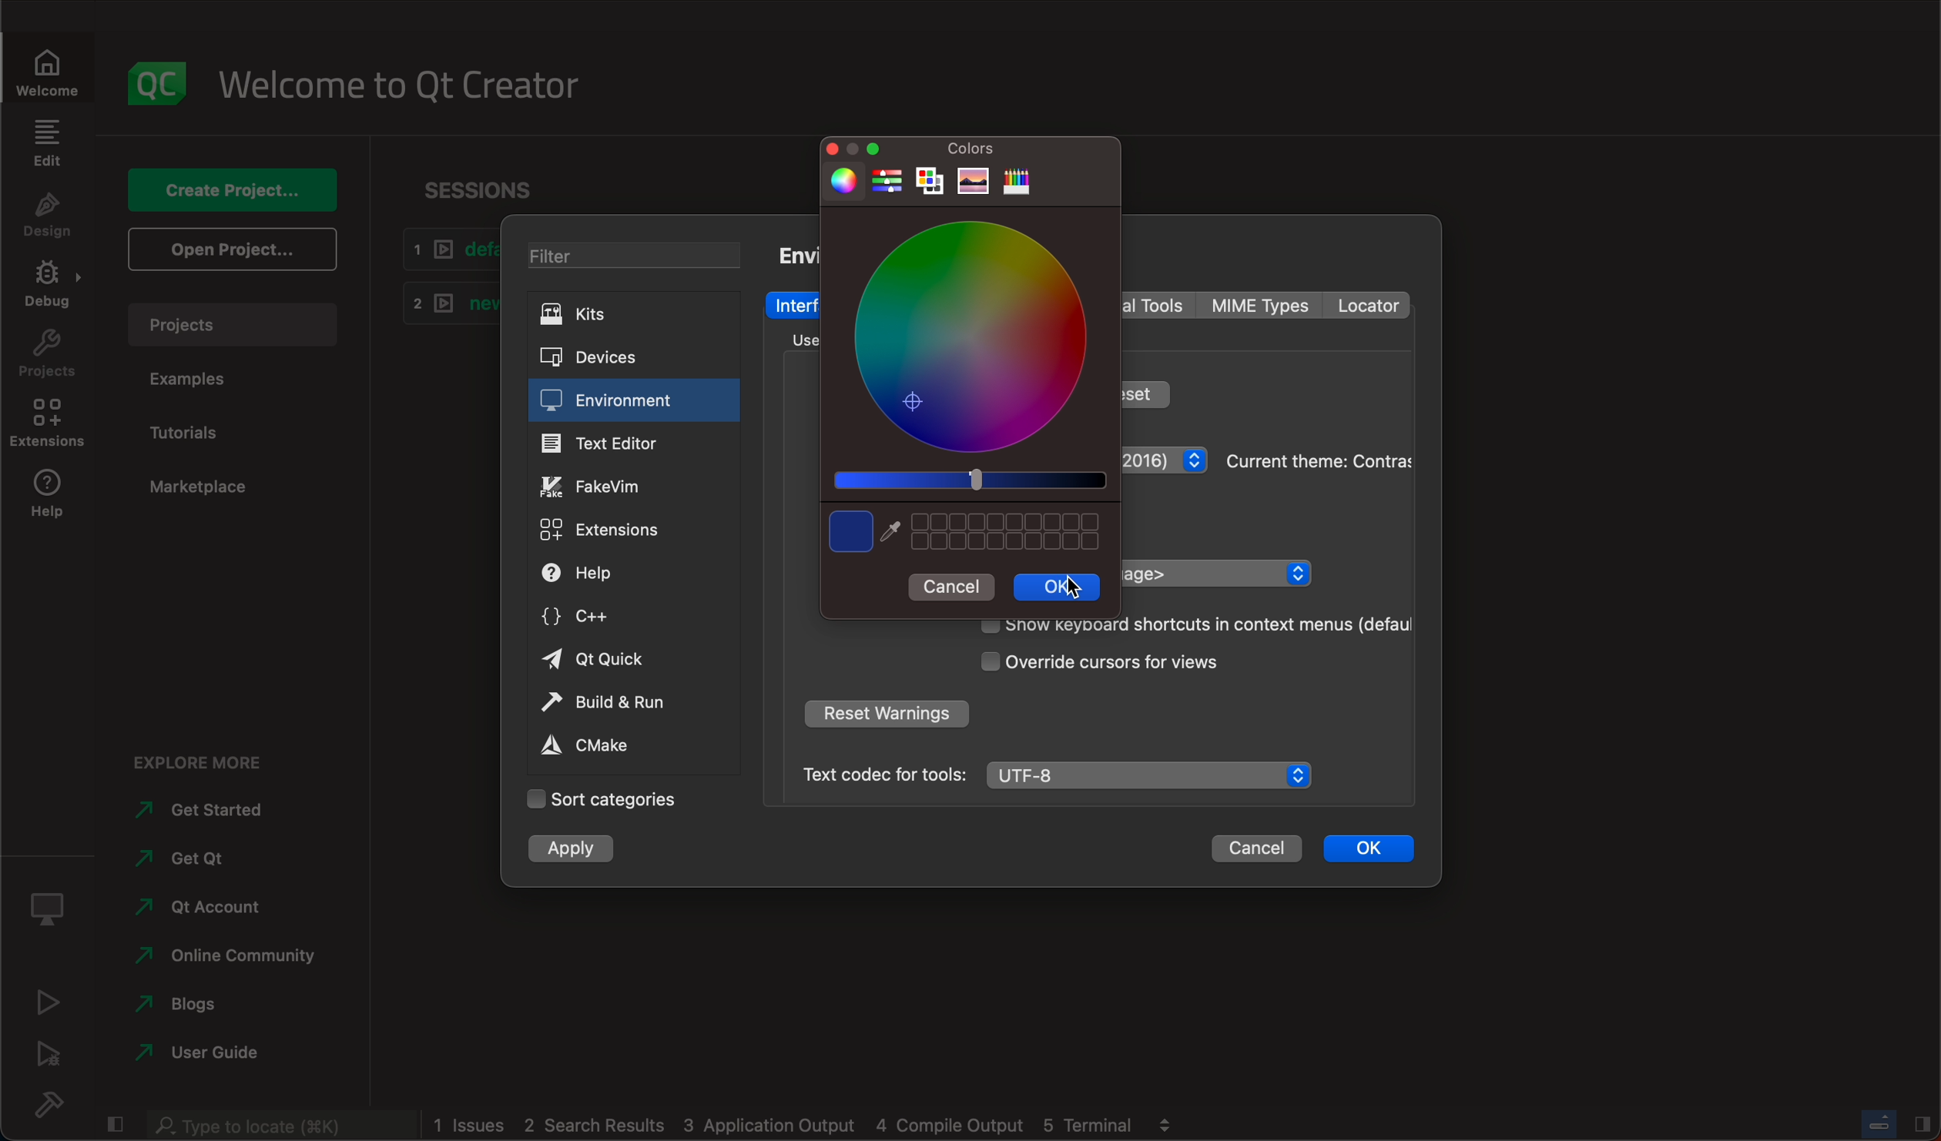 This screenshot has height=1141, width=1941. I want to click on online, so click(229, 952).